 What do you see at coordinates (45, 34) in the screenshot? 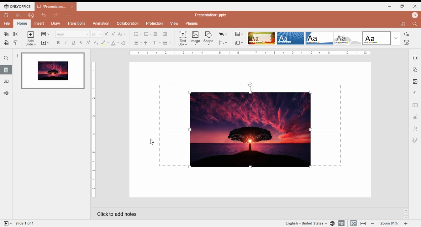
I see `change slide layout` at bounding box center [45, 34].